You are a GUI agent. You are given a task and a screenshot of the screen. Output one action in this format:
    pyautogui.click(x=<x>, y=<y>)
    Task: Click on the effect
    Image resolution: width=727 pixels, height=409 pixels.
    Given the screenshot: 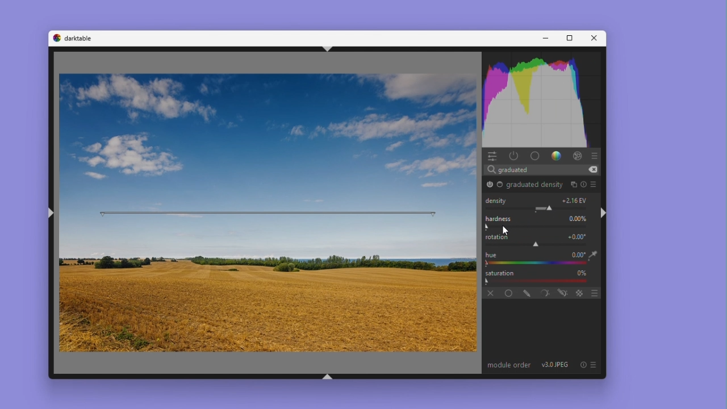 What is the action you would take?
    pyautogui.click(x=577, y=155)
    